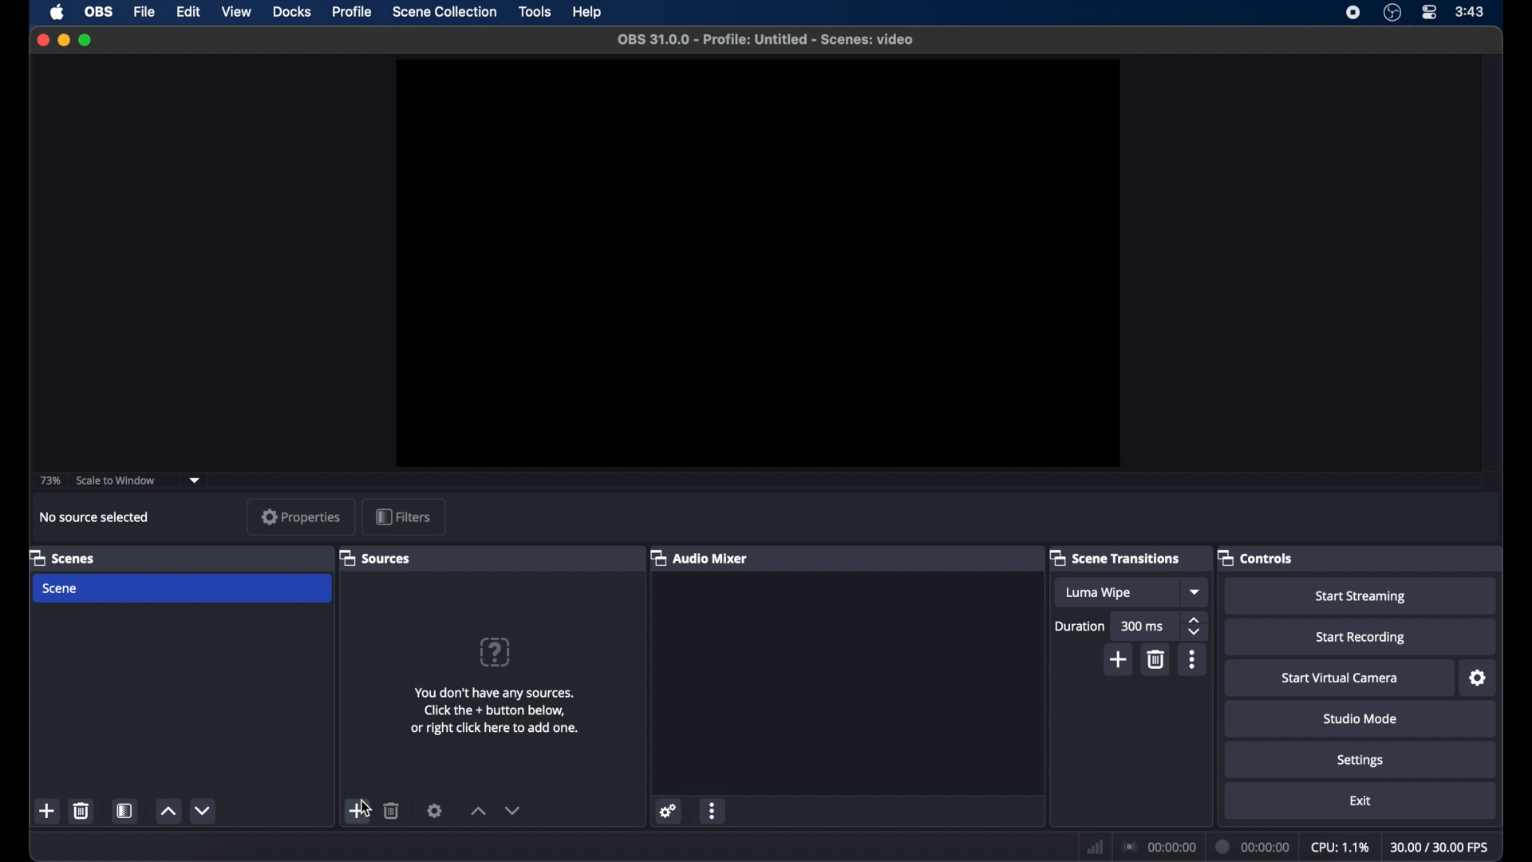  What do you see at coordinates (168, 810) in the screenshot?
I see `increment` at bounding box center [168, 810].